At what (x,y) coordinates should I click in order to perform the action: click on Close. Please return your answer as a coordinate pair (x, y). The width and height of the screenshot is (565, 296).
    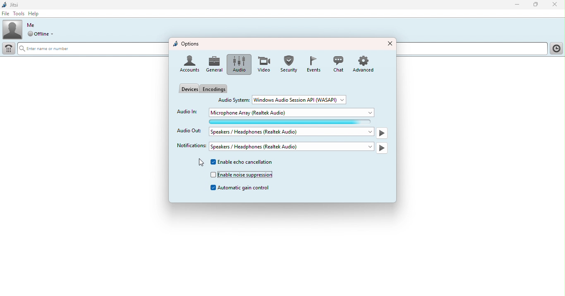
    Looking at the image, I should click on (554, 5).